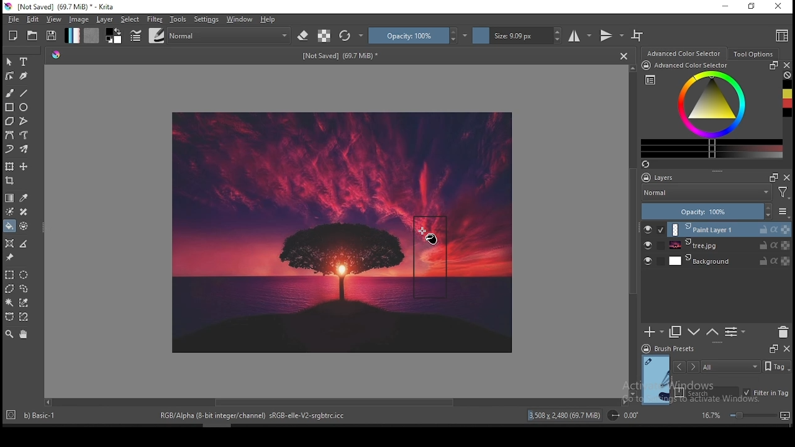  What do you see at coordinates (730, 261) in the screenshot?
I see `layer` at bounding box center [730, 261].